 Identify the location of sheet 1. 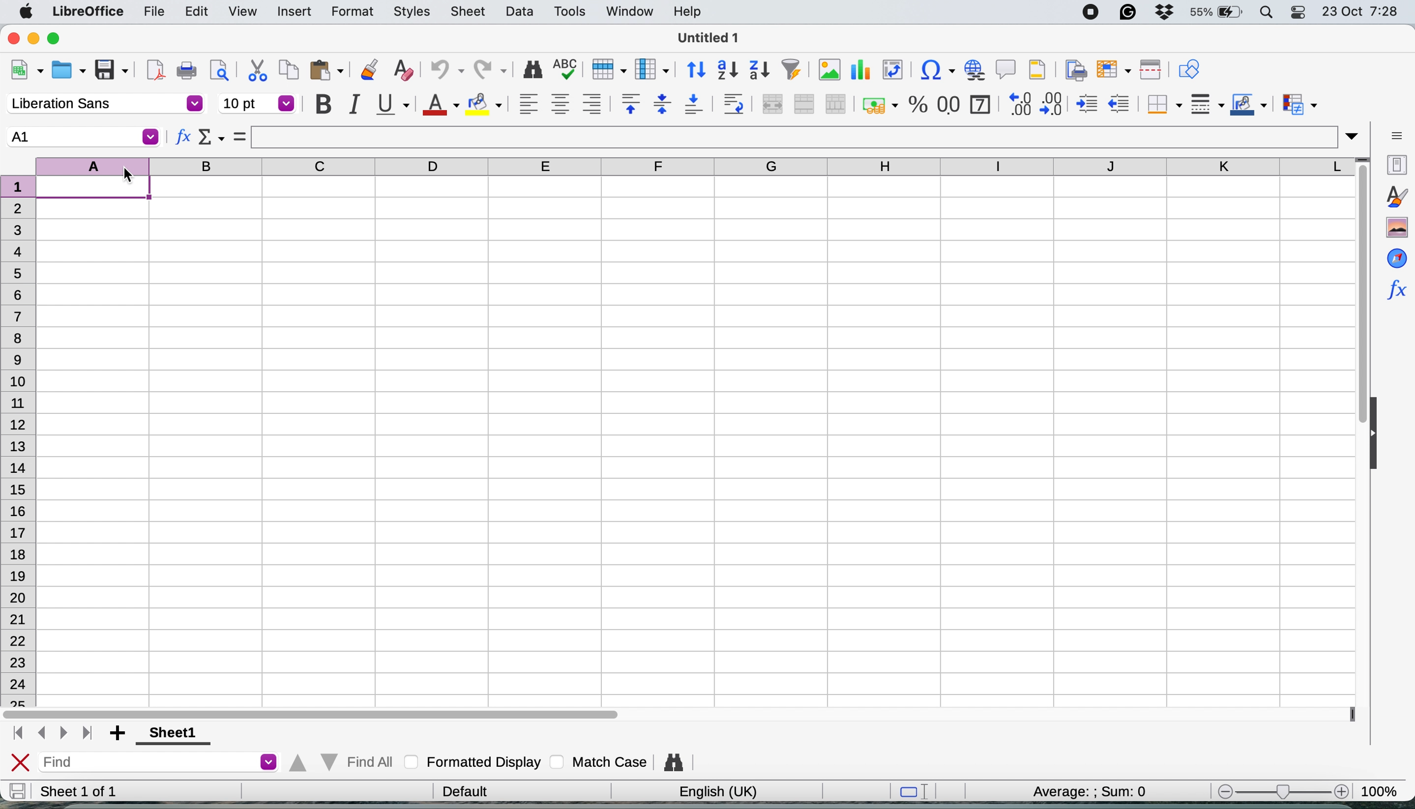
(175, 733).